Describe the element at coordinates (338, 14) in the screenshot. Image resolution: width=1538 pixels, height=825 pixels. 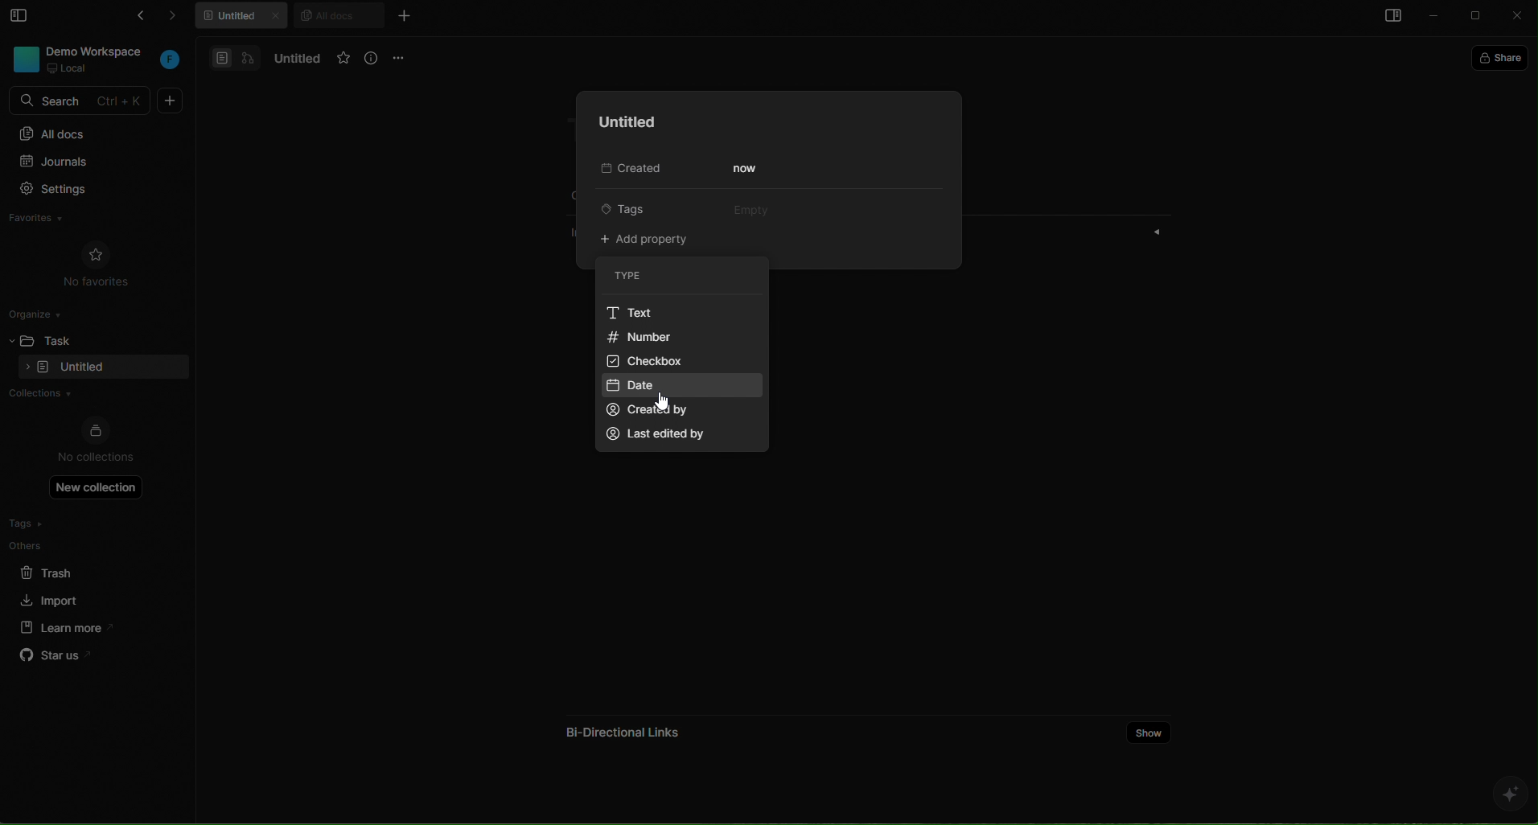
I see `all docs` at that location.